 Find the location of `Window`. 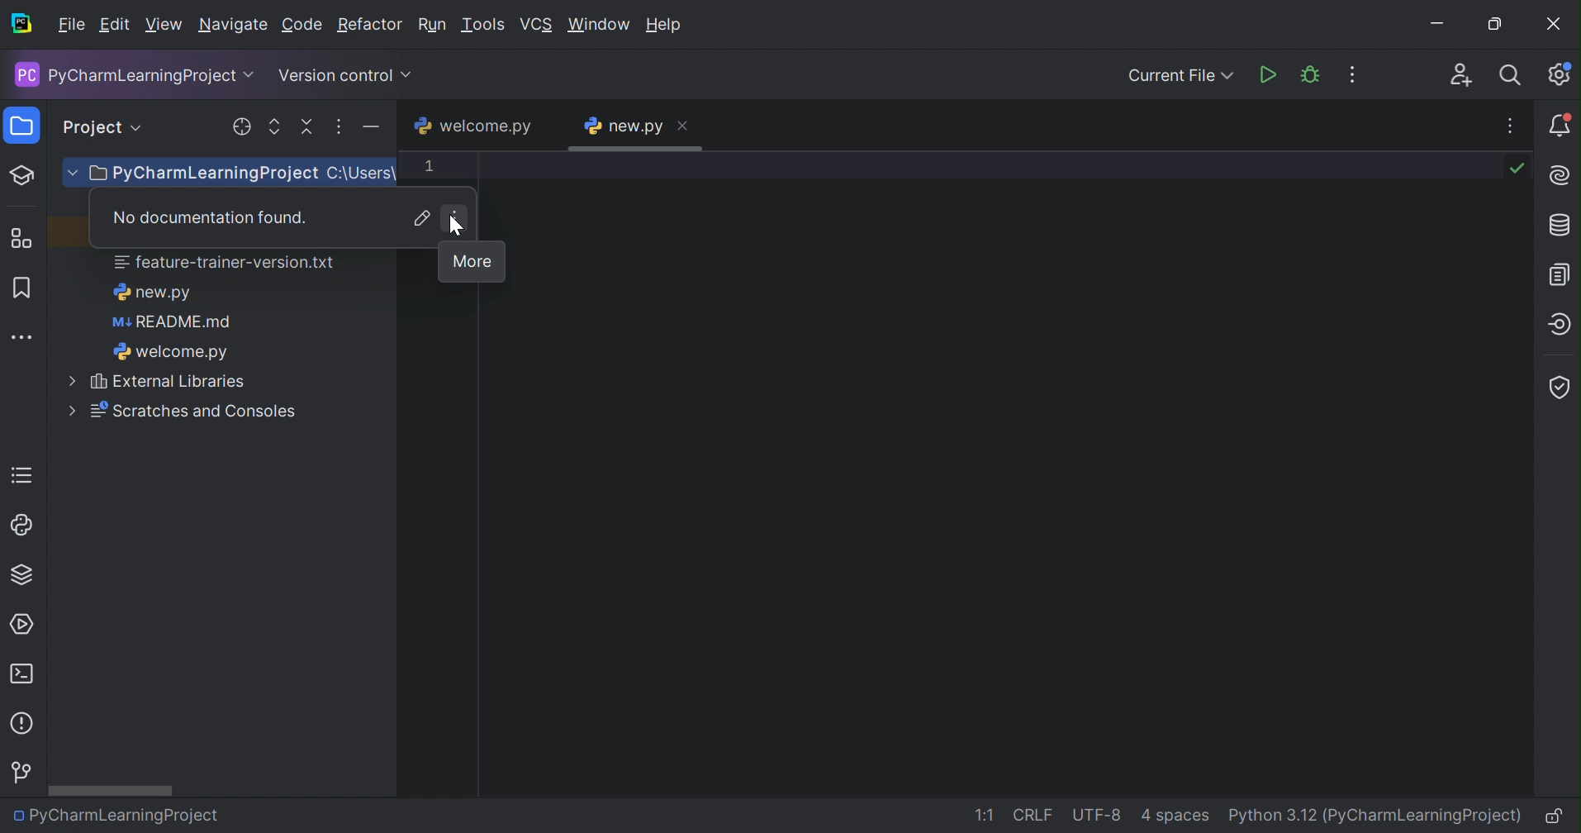

Window is located at coordinates (599, 23).